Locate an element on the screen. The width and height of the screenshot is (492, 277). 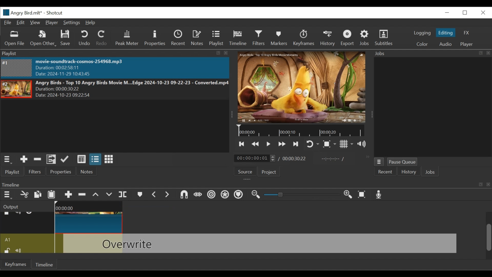
Recent is located at coordinates (384, 173).